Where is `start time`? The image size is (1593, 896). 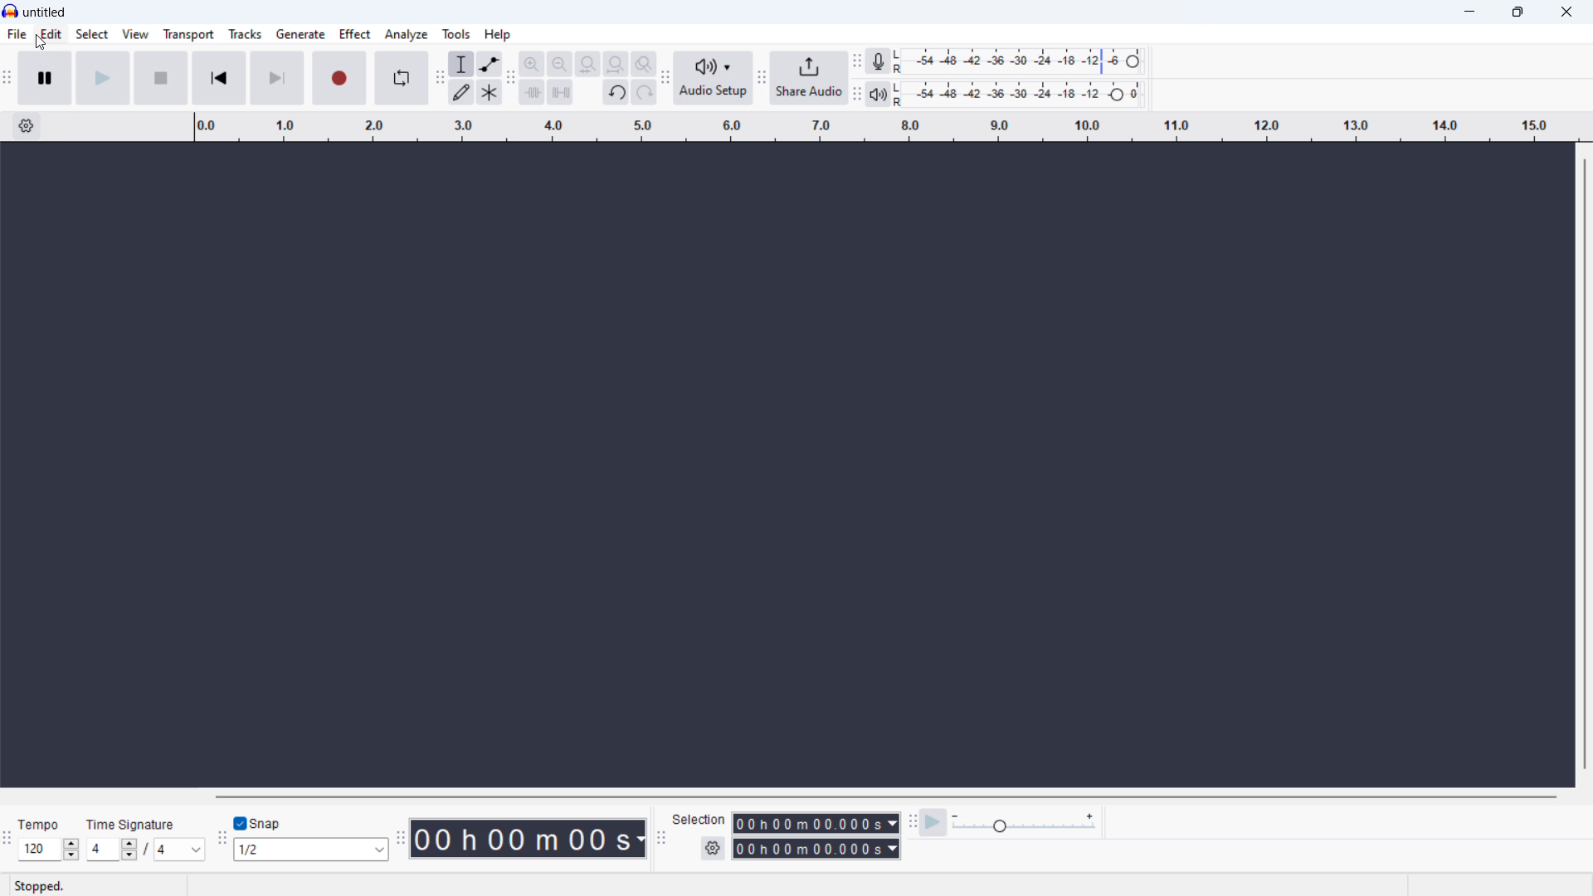 start time is located at coordinates (816, 822).